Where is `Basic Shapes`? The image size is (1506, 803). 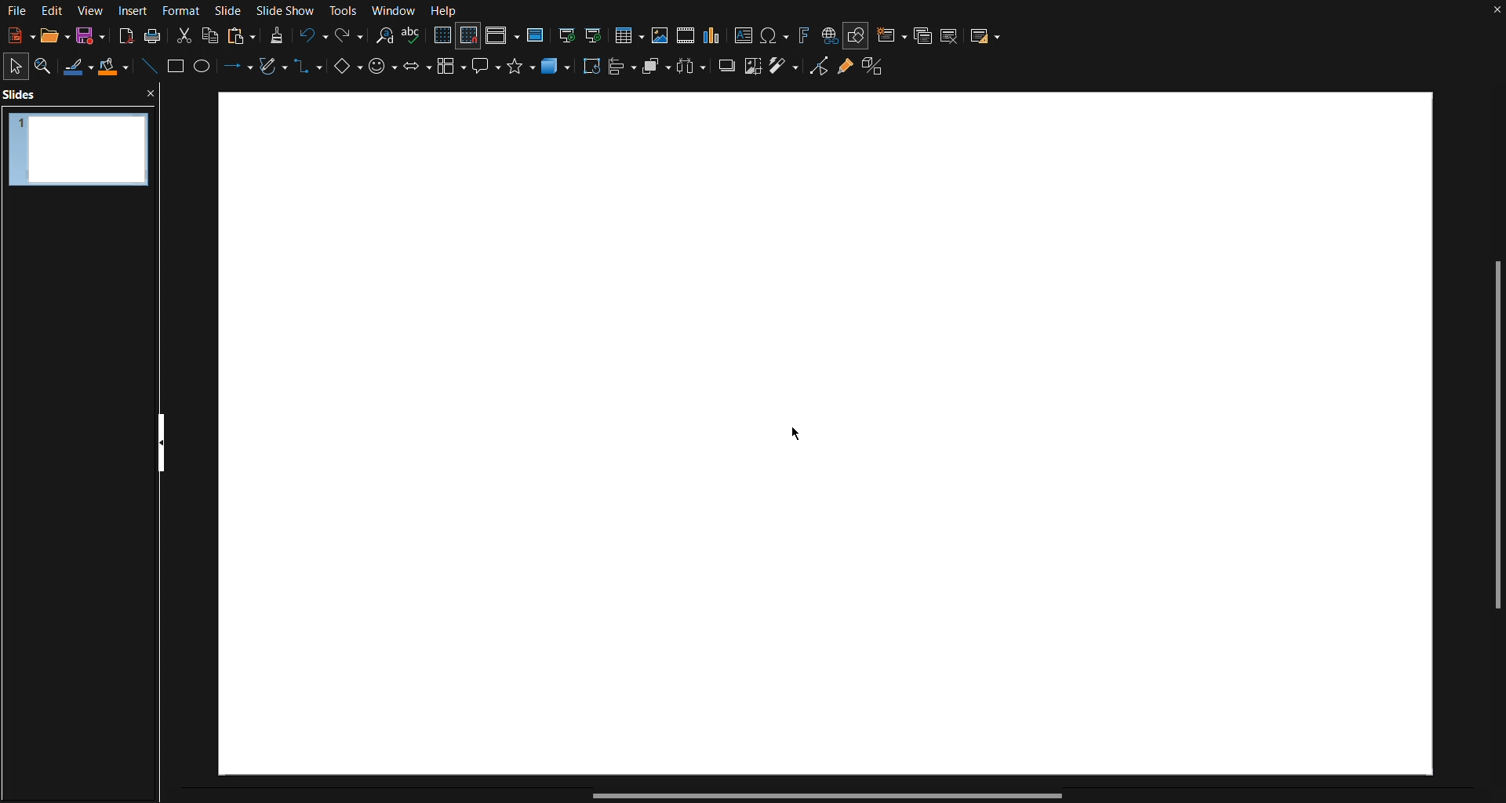 Basic Shapes is located at coordinates (345, 71).